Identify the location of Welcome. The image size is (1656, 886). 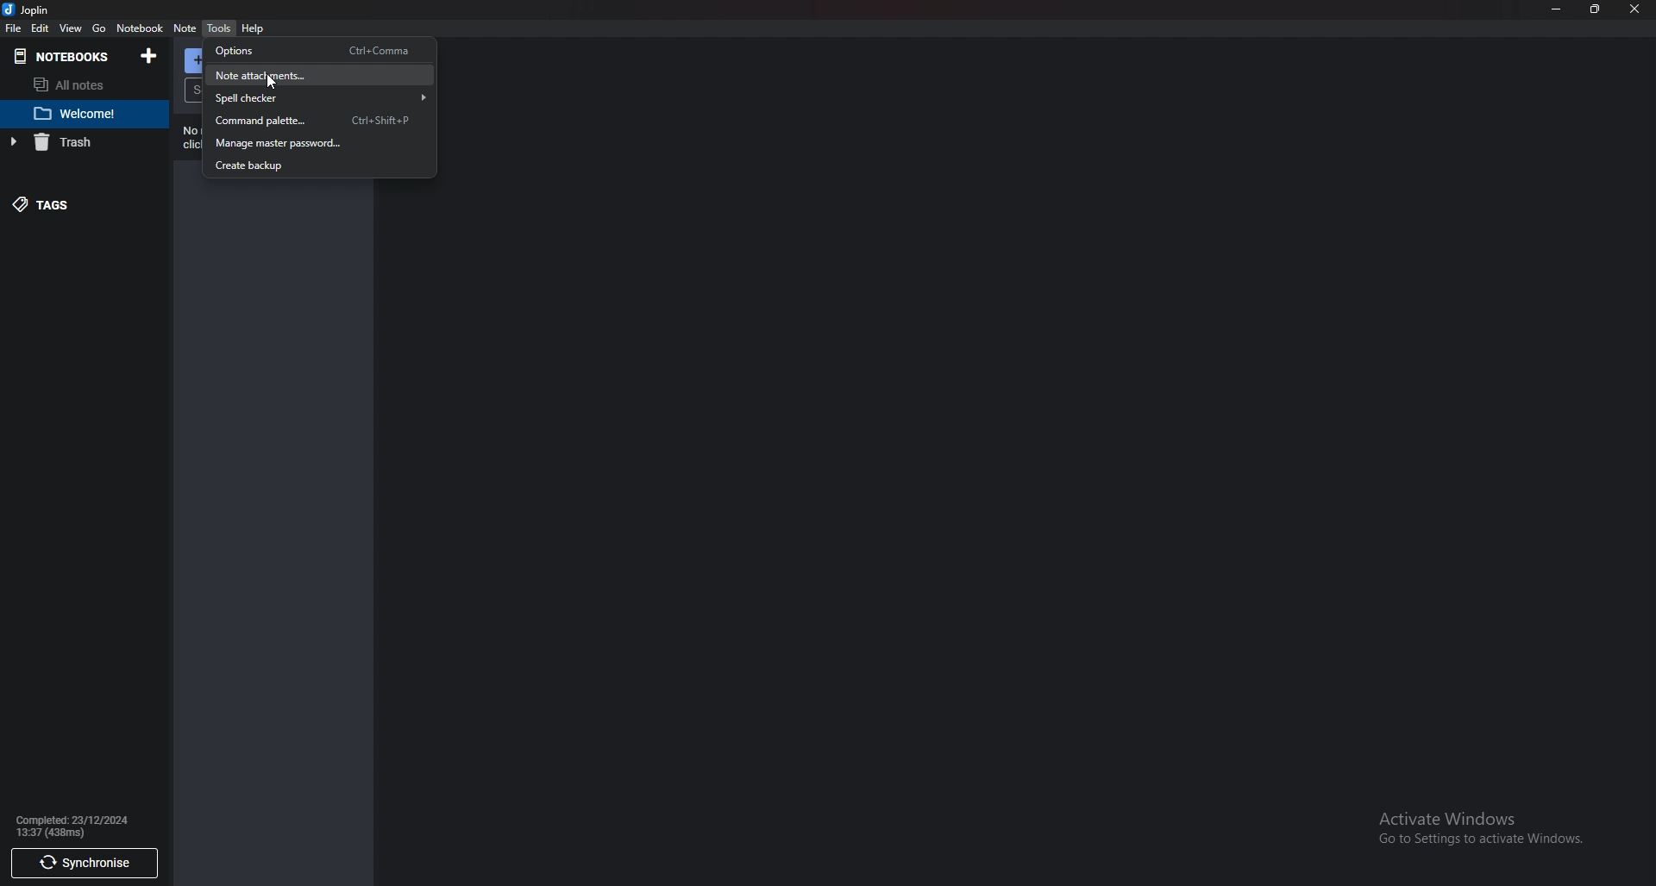
(78, 114).